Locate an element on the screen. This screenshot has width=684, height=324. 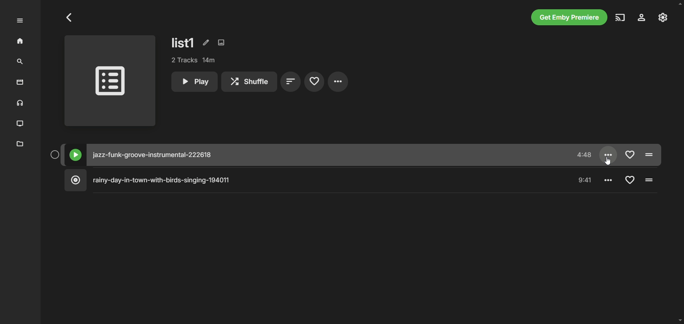
play on another device is located at coordinates (621, 17).